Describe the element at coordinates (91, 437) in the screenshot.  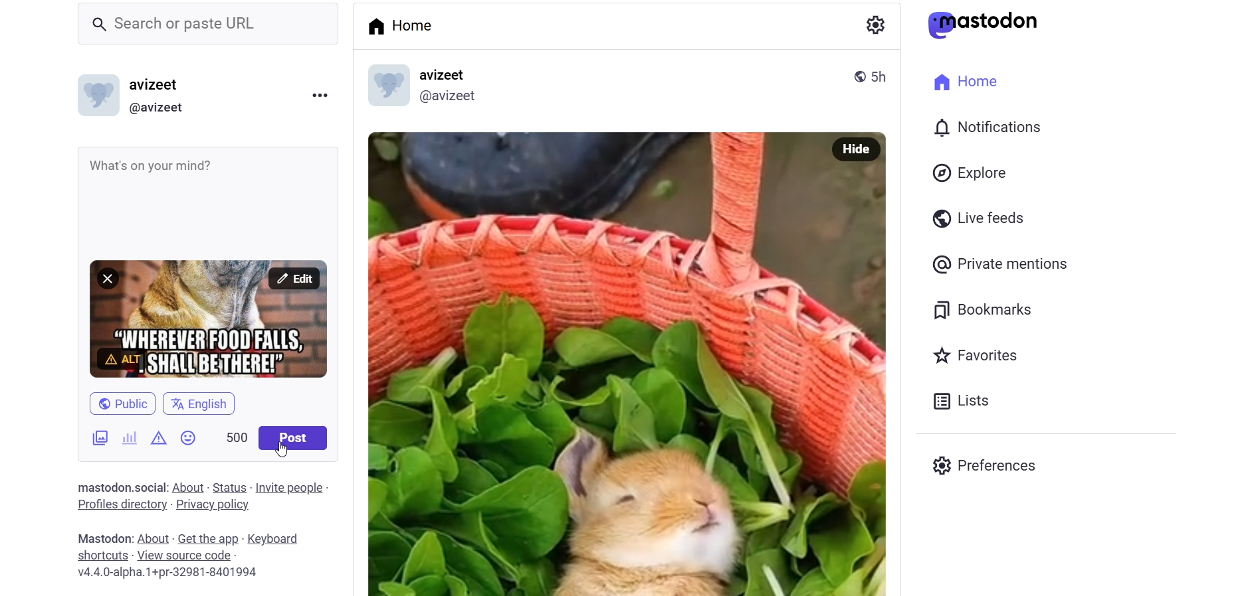
I see `ijmages/videos` at that location.